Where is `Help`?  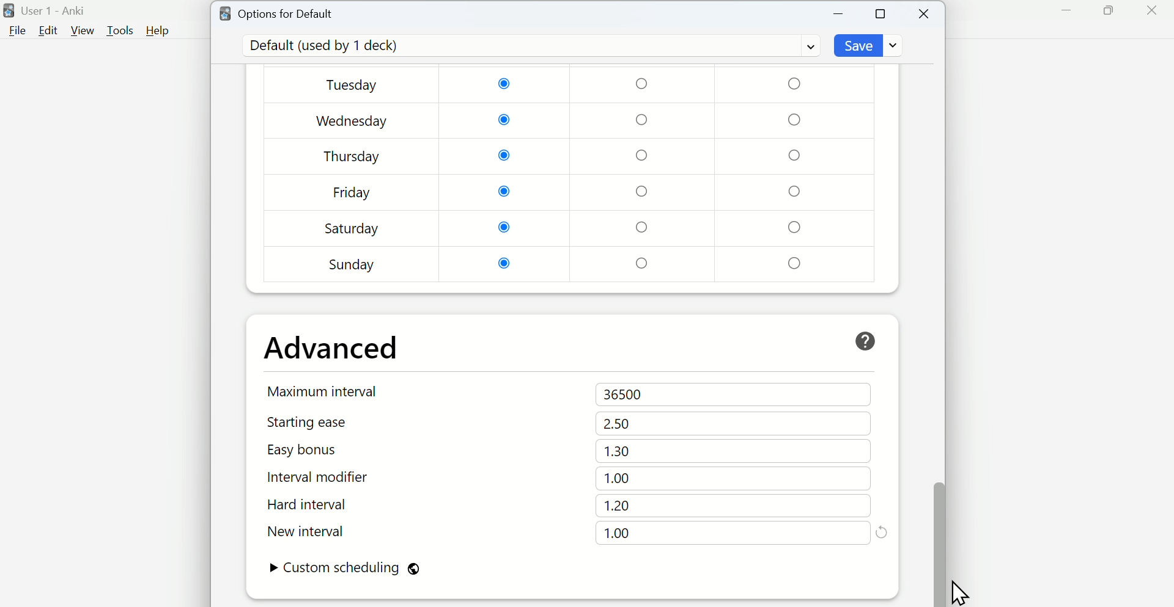
Help is located at coordinates (158, 31).